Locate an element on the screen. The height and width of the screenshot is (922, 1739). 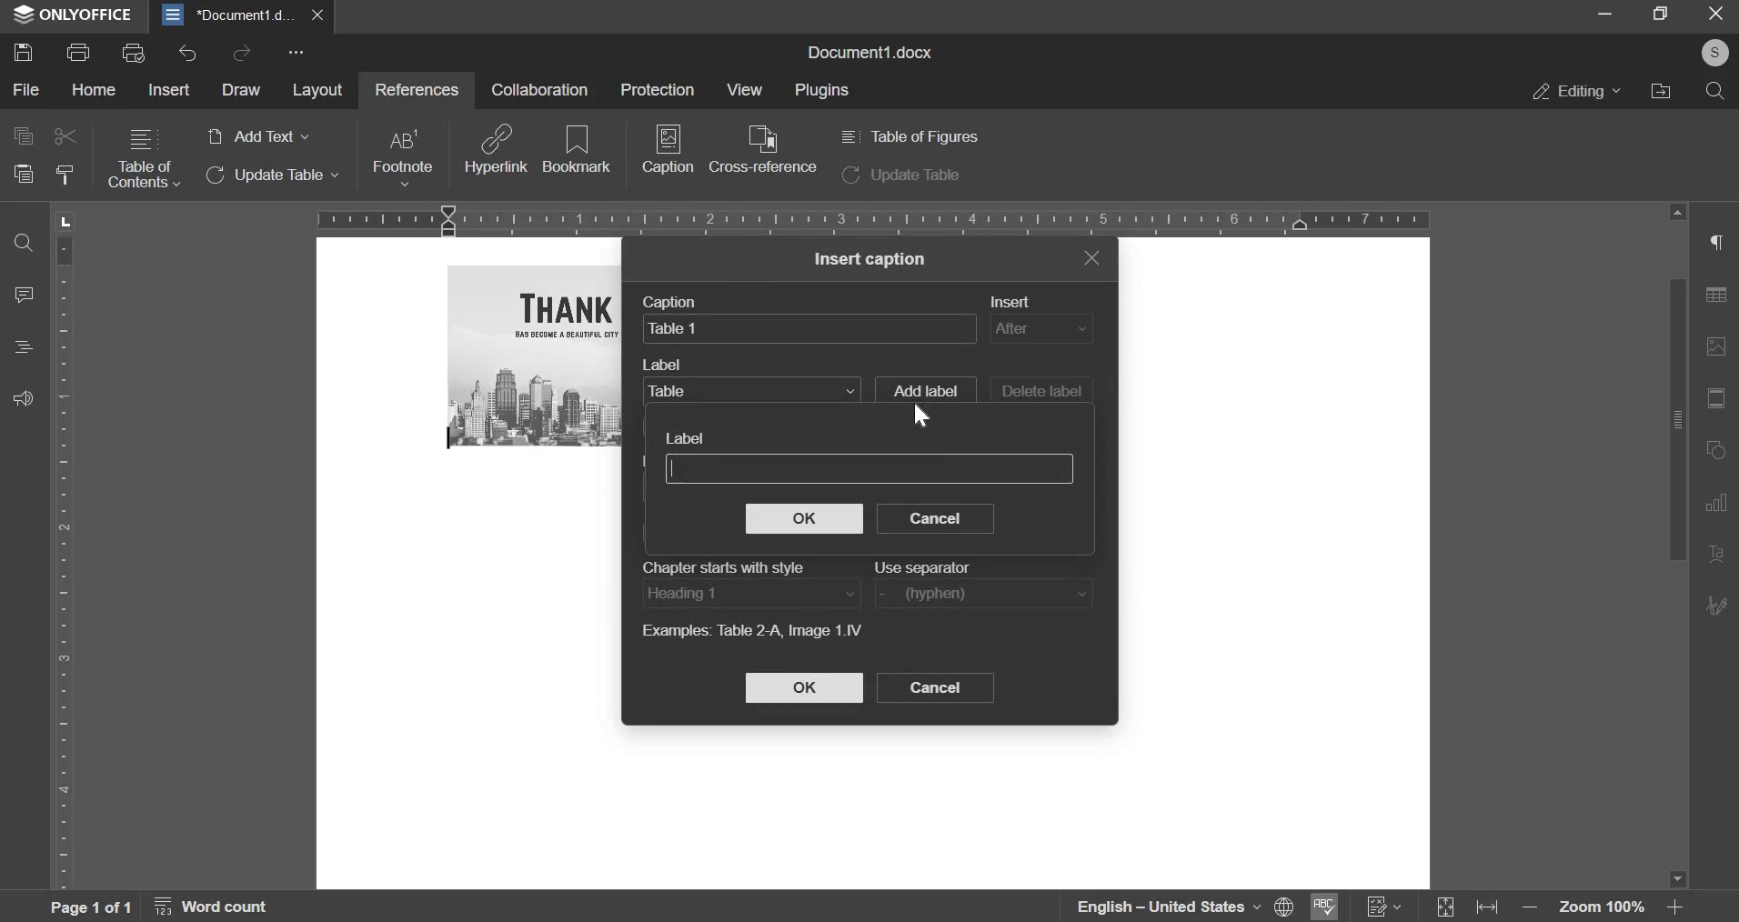
Set Document Language is located at coordinates (1284, 906).